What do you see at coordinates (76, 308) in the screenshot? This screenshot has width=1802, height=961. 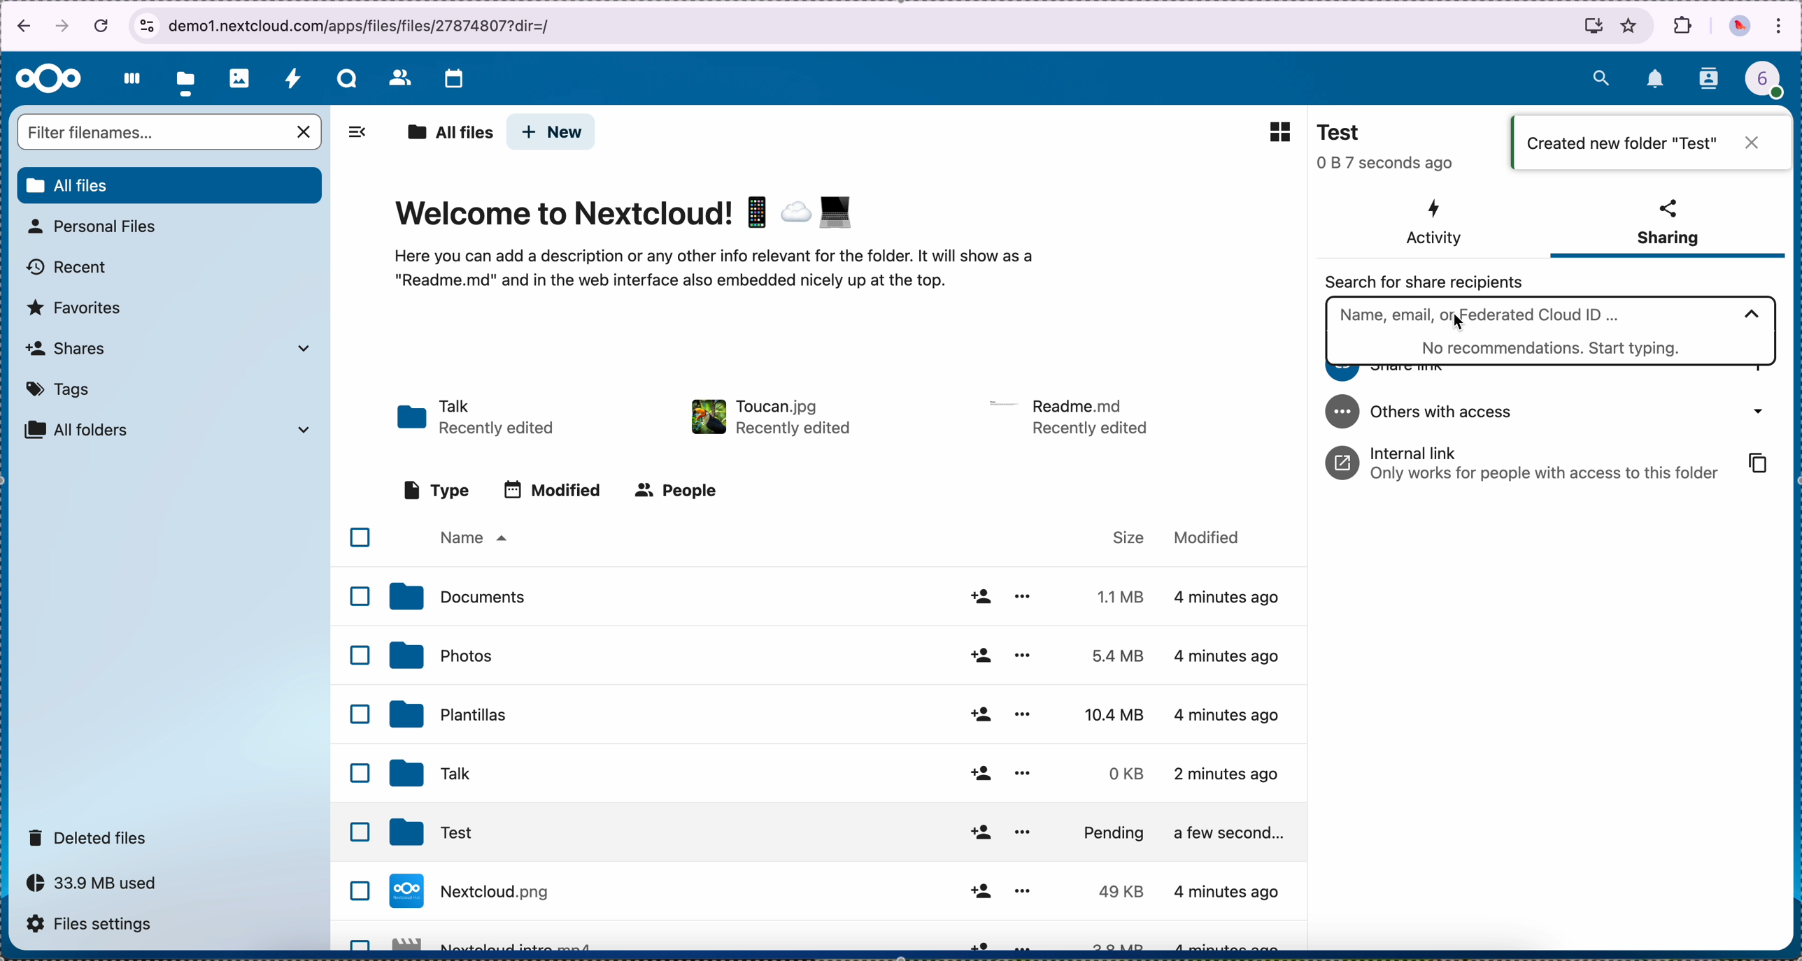 I see `favorites` at bounding box center [76, 308].